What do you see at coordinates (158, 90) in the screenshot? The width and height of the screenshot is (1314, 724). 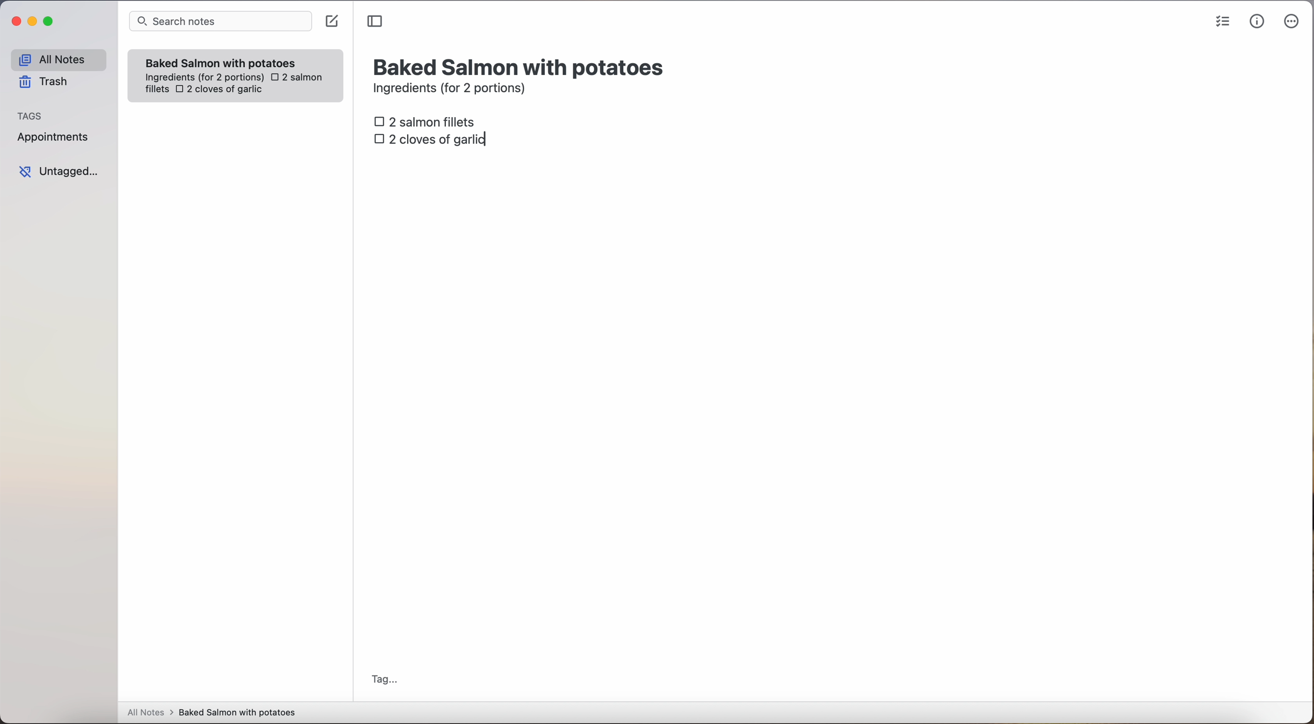 I see `fillets` at bounding box center [158, 90].